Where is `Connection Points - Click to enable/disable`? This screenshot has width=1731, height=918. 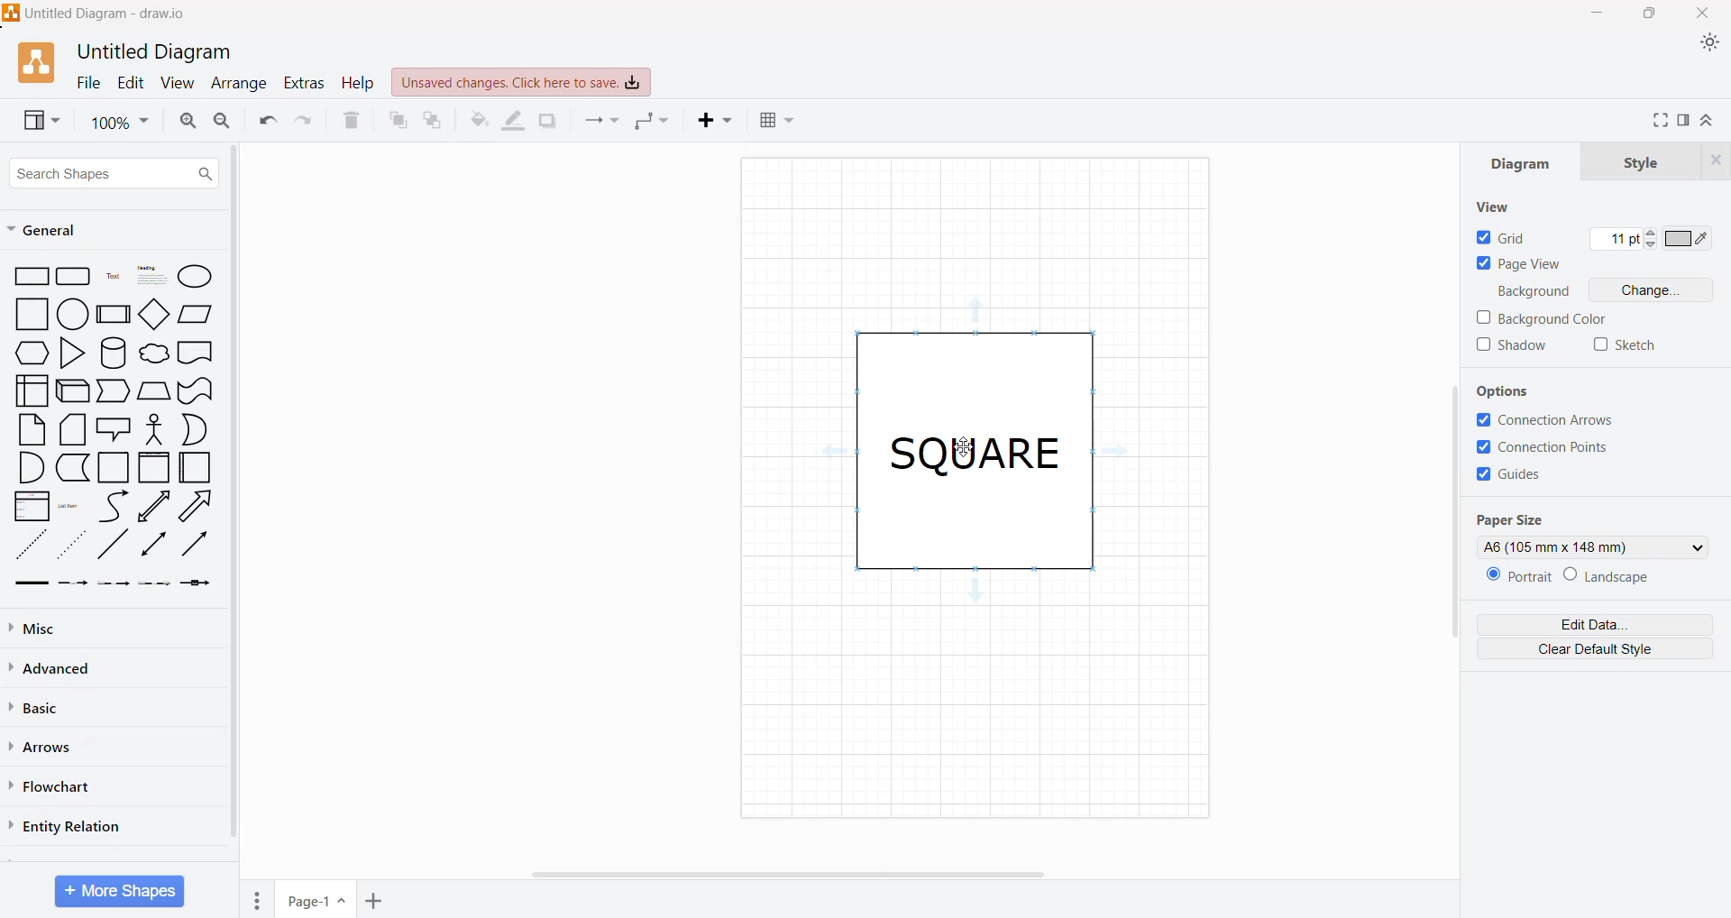
Connection Points - Click to enable/disable is located at coordinates (1552, 448).